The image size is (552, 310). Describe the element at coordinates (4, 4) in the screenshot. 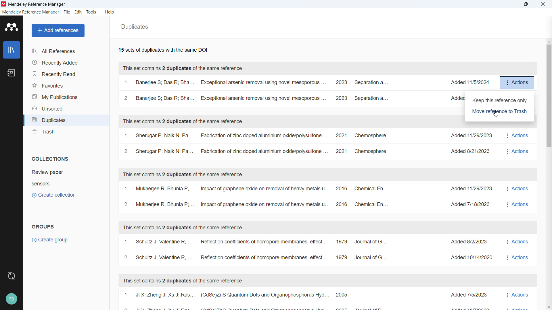

I see `Logo ` at that location.